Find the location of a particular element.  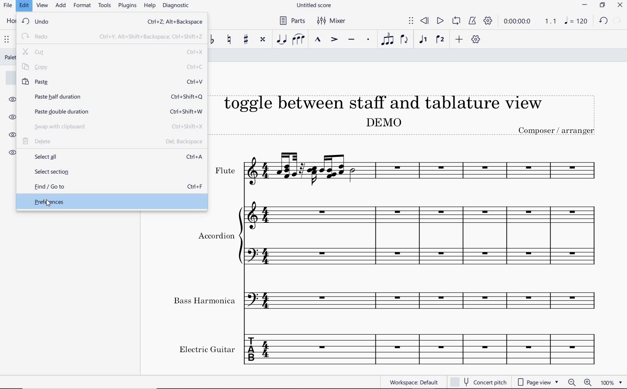

MINIMIZE is located at coordinates (586, 6).